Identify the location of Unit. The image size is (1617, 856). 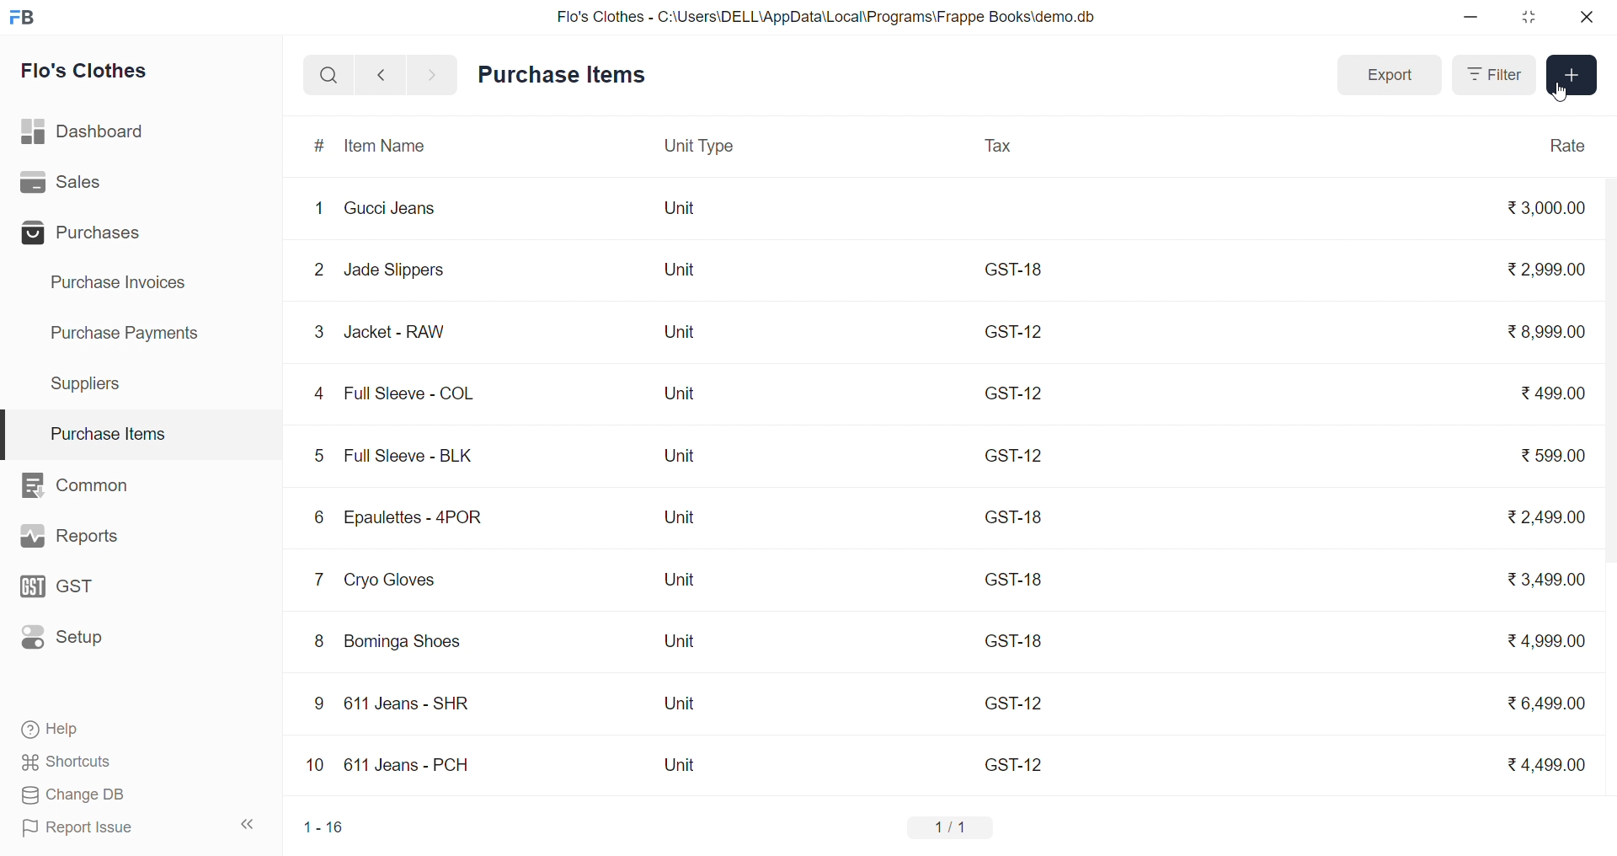
(681, 582).